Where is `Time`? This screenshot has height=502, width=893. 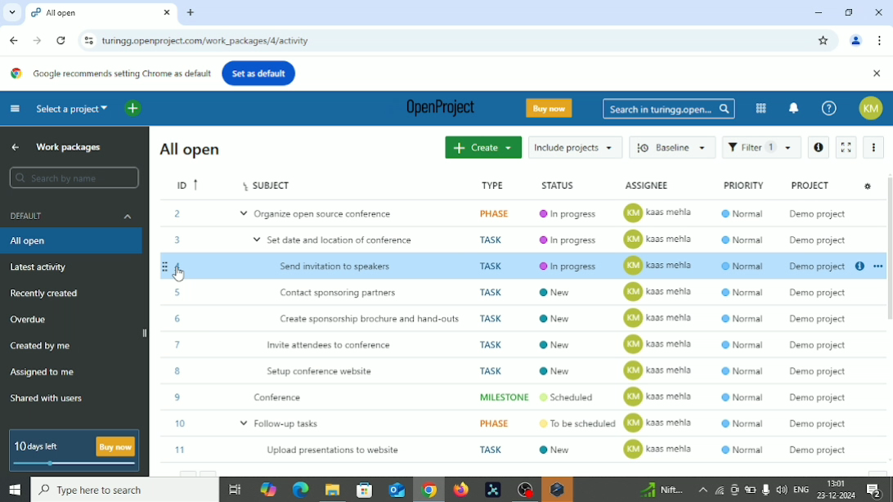 Time is located at coordinates (837, 482).